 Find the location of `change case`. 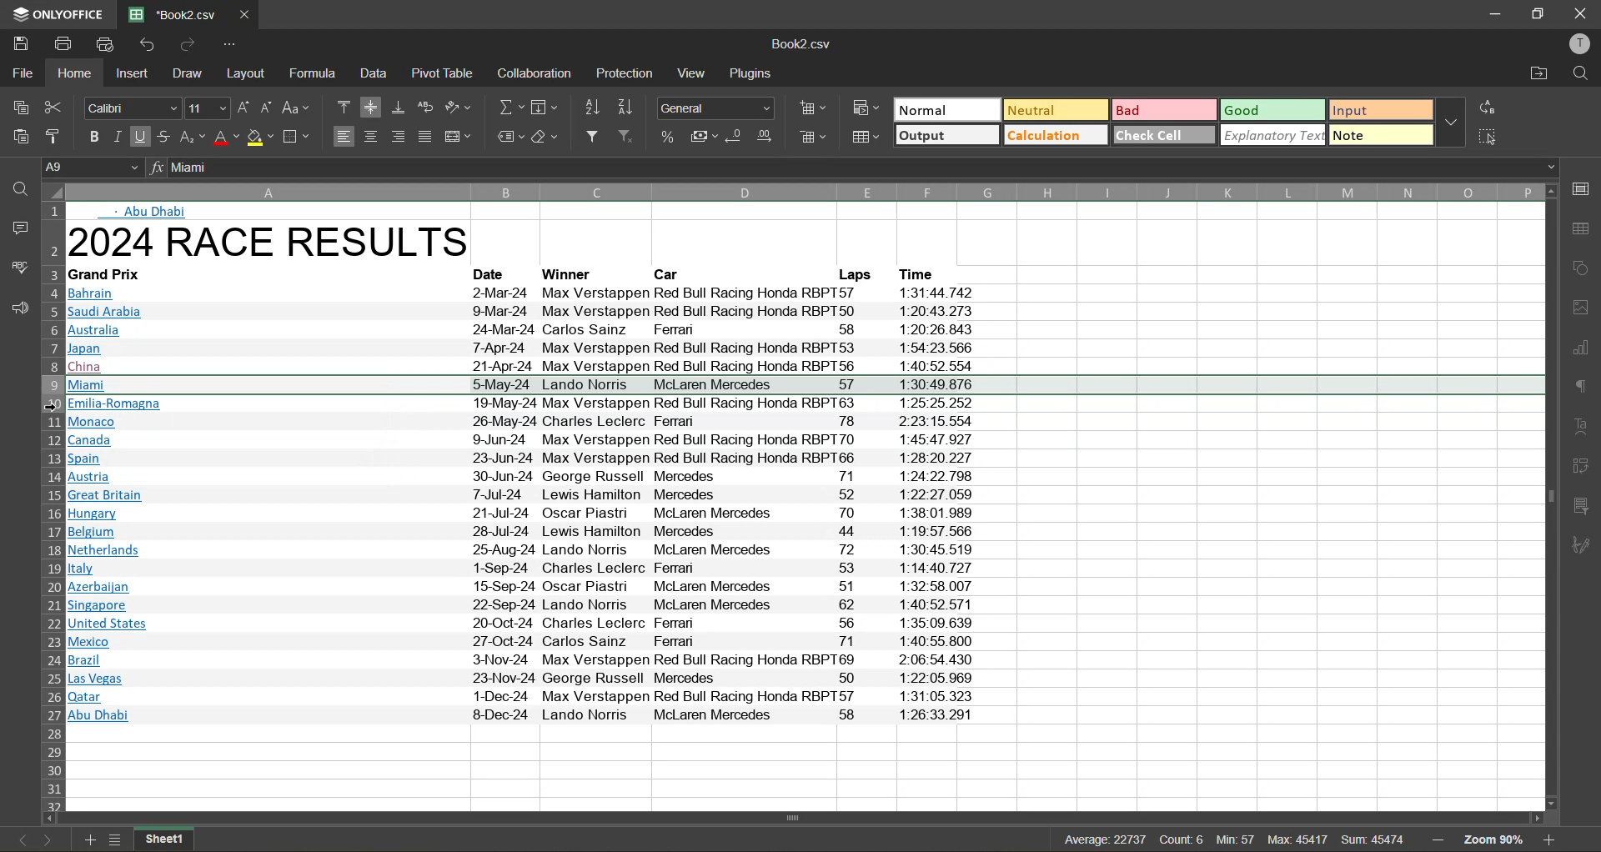

change case is located at coordinates (299, 108).